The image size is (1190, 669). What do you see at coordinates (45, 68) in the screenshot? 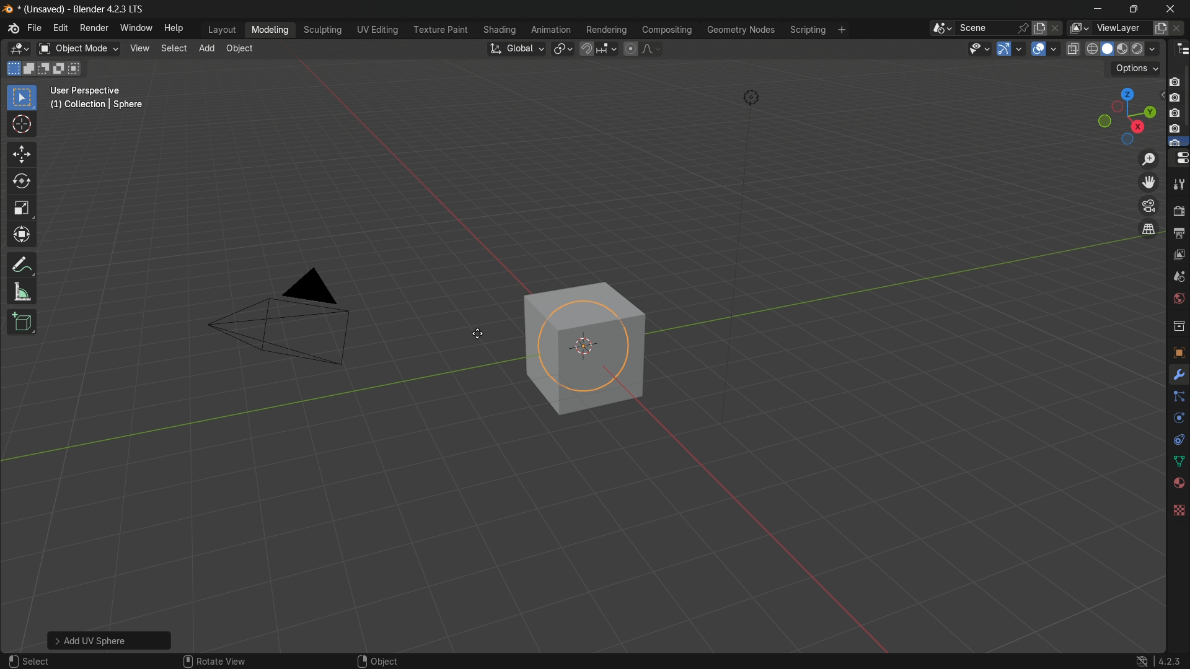
I see `subtract existing selection` at bounding box center [45, 68].